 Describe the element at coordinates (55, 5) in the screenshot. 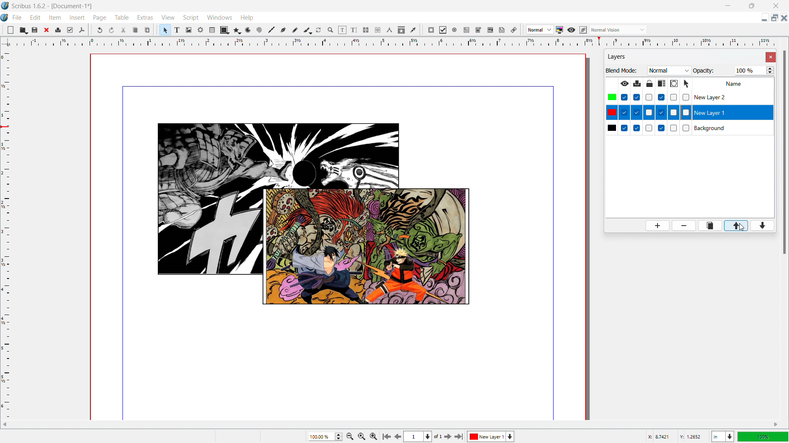

I see `Scribus 1.6.2-[Document-1]` at that location.